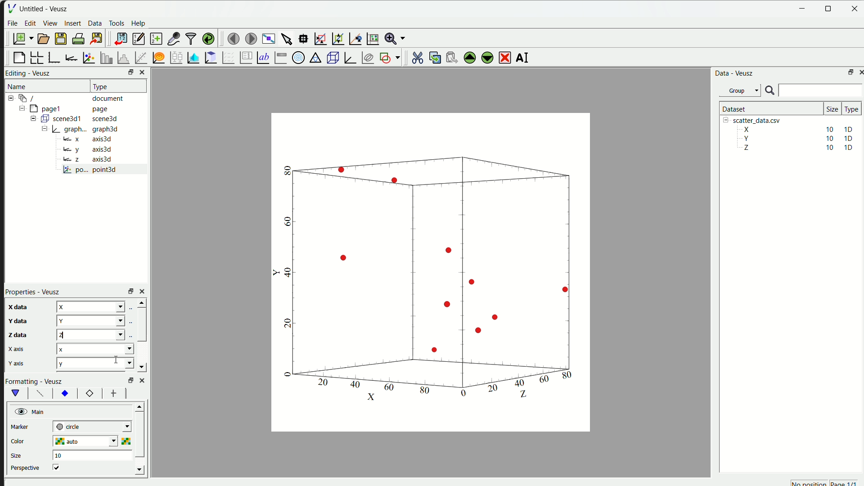 The image size is (864, 486). I want to click on recenter graph axes, so click(353, 37).